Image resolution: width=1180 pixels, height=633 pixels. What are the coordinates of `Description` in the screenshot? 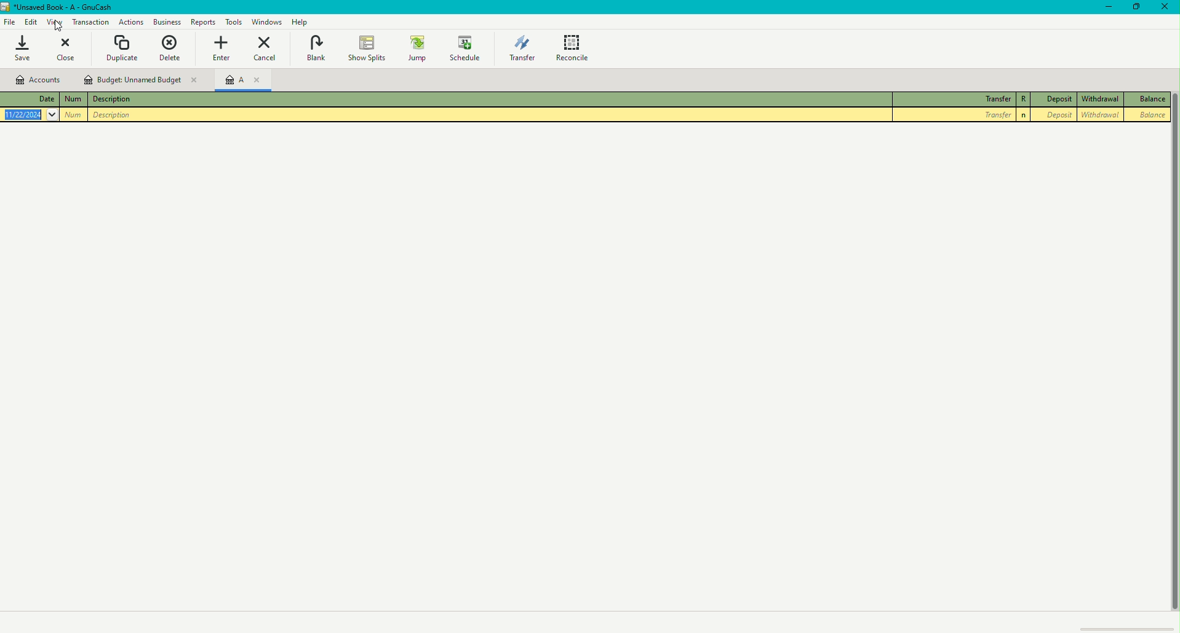 It's located at (113, 100).